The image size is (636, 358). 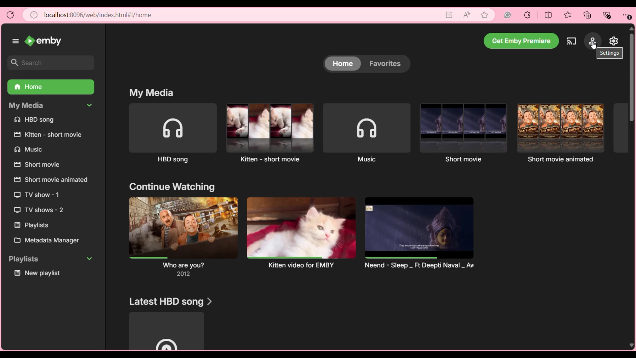 I want to click on metabase manager, so click(x=49, y=241).